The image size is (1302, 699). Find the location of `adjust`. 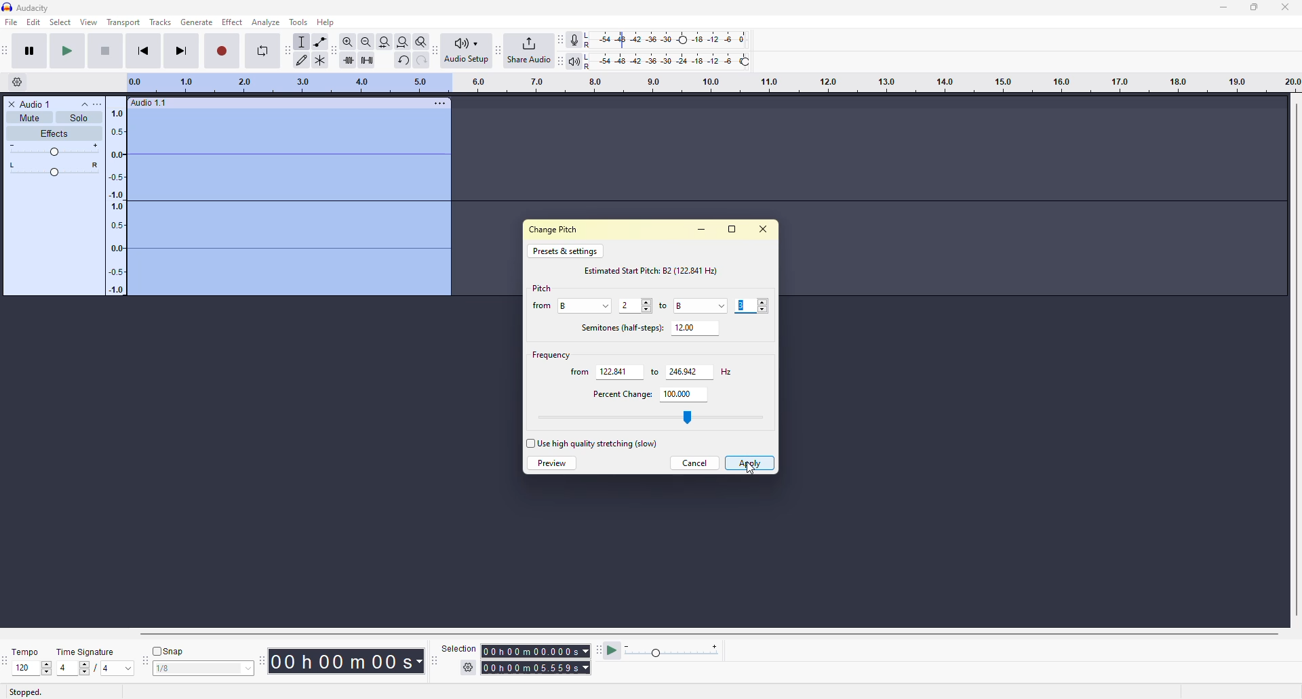

adjust is located at coordinates (56, 170).